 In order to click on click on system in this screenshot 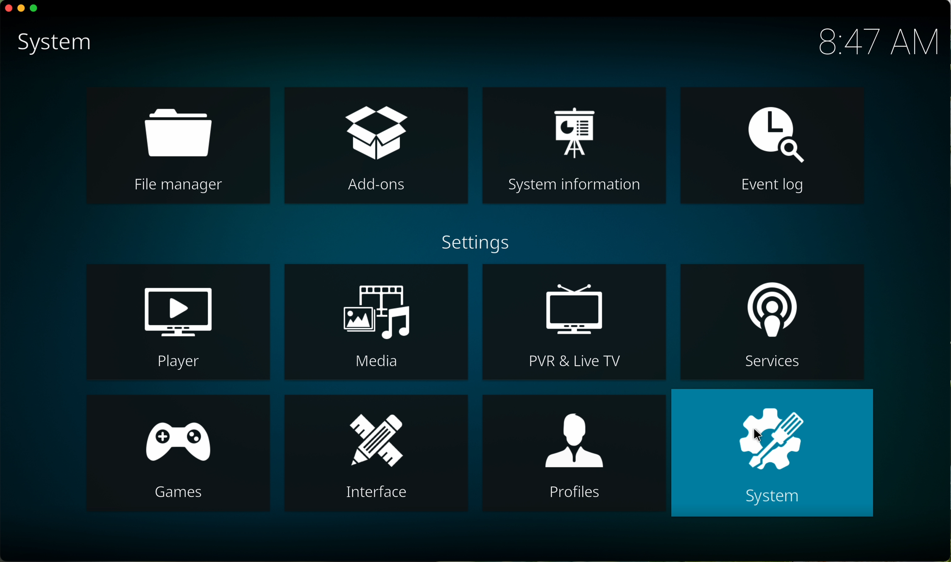, I will do `click(772, 453)`.